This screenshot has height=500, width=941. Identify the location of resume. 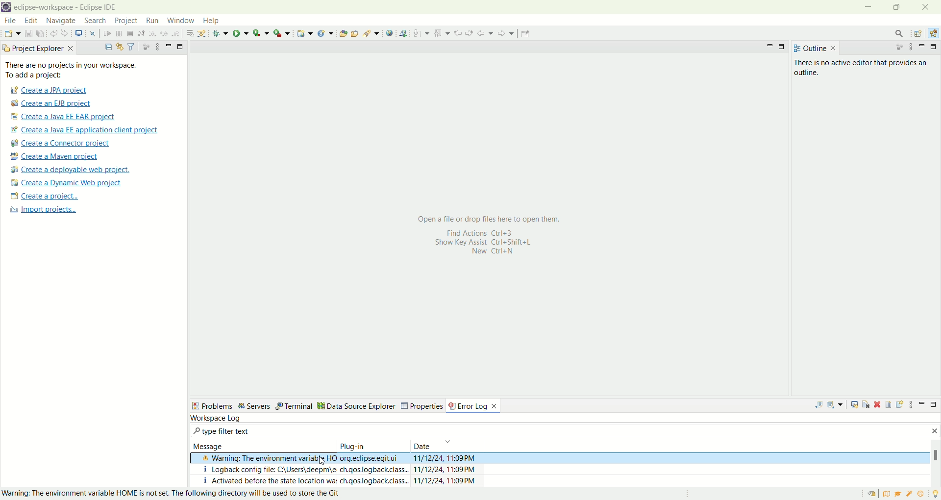
(107, 33).